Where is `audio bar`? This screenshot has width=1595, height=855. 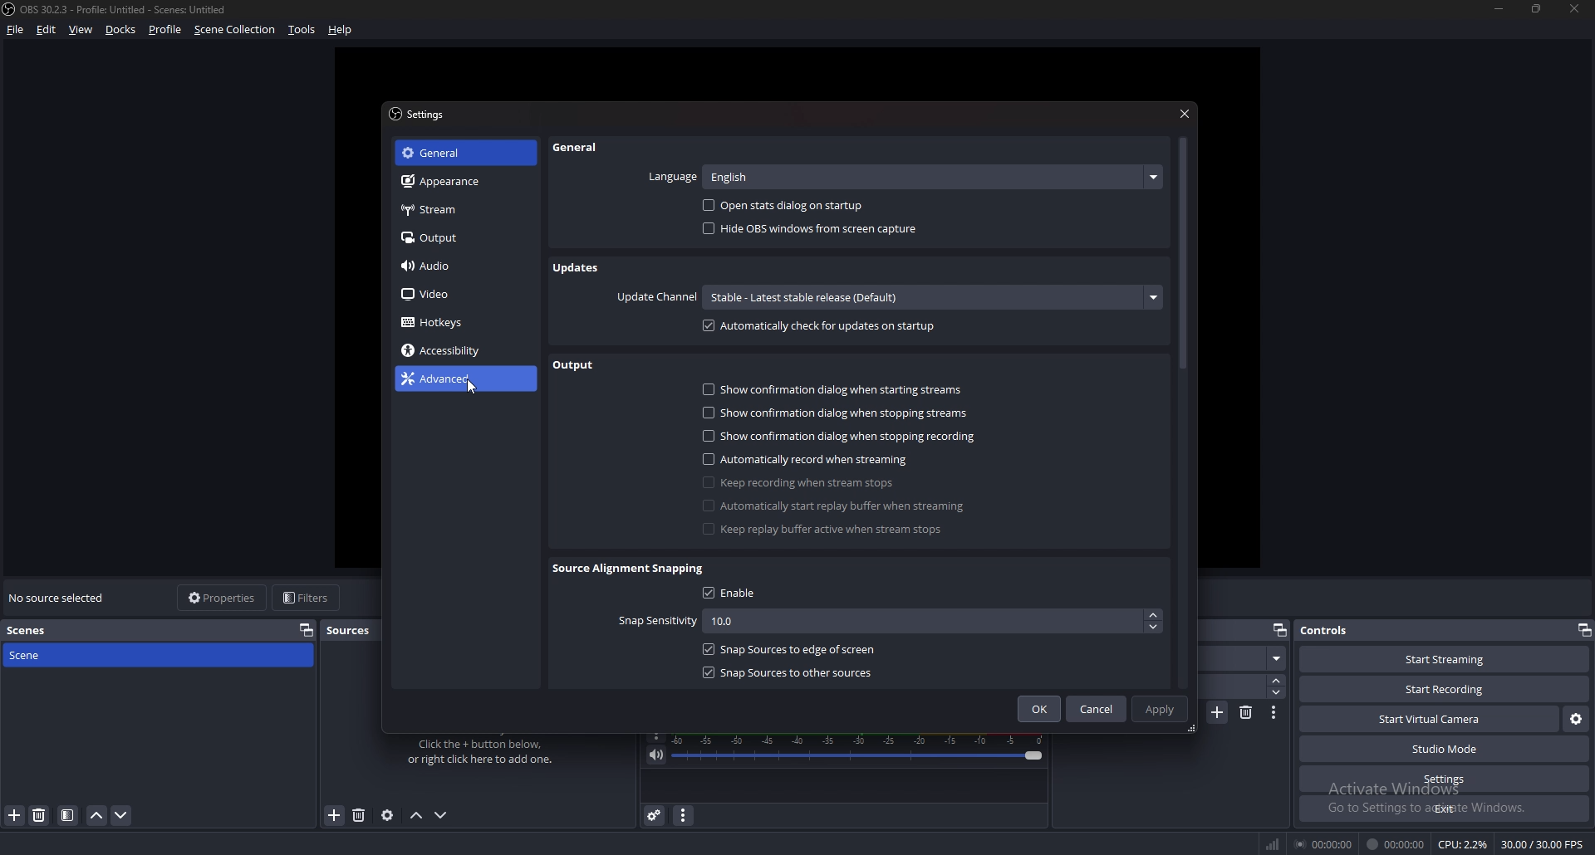
audio bar is located at coordinates (860, 748).